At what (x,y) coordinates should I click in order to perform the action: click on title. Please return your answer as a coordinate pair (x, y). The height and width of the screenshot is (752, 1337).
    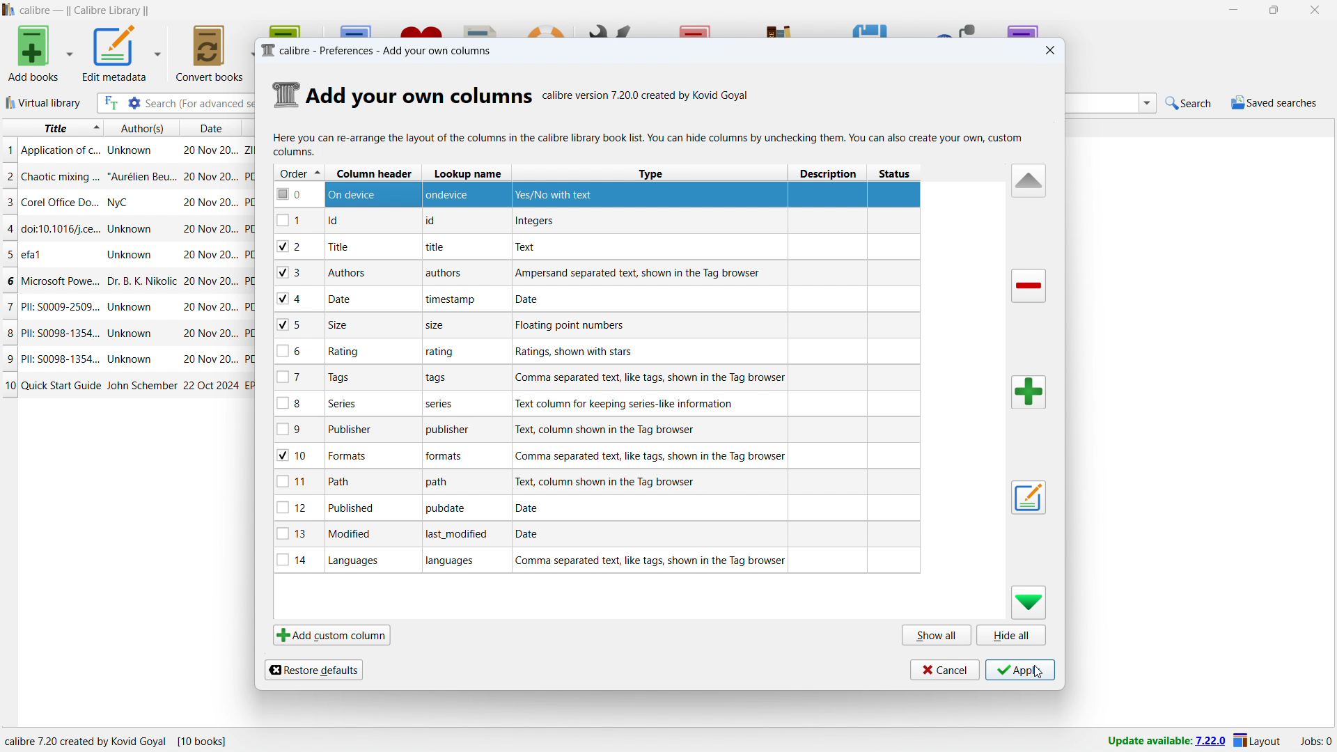
    Looking at the image, I should click on (61, 178).